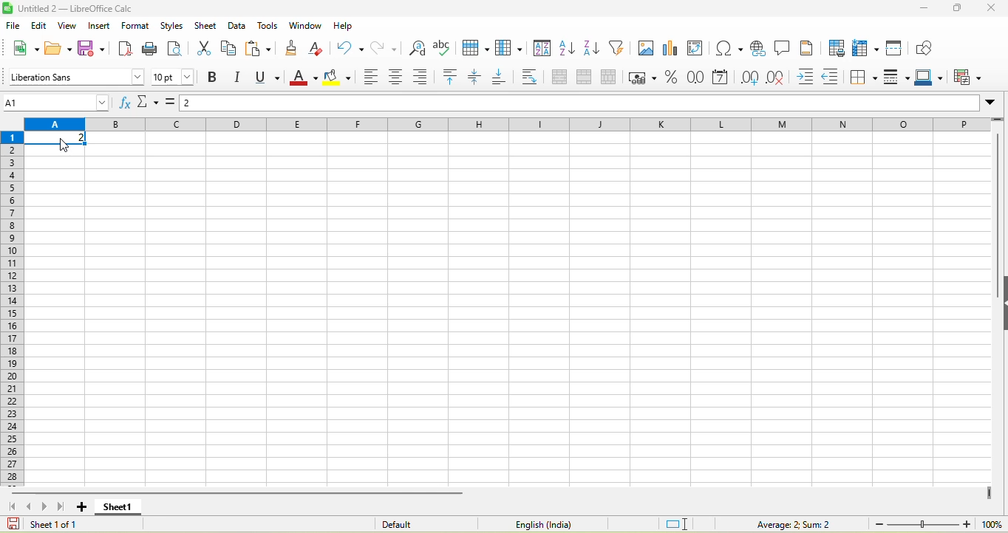  Describe the element at coordinates (83, 507) in the screenshot. I see `add new sheet` at that location.